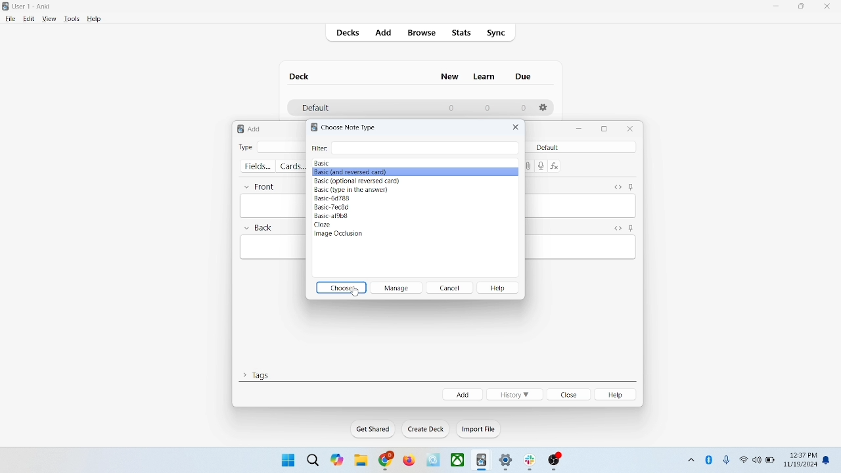 This screenshot has height=473, width=841. What do you see at coordinates (258, 229) in the screenshot?
I see `back` at bounding box center [258, 229].